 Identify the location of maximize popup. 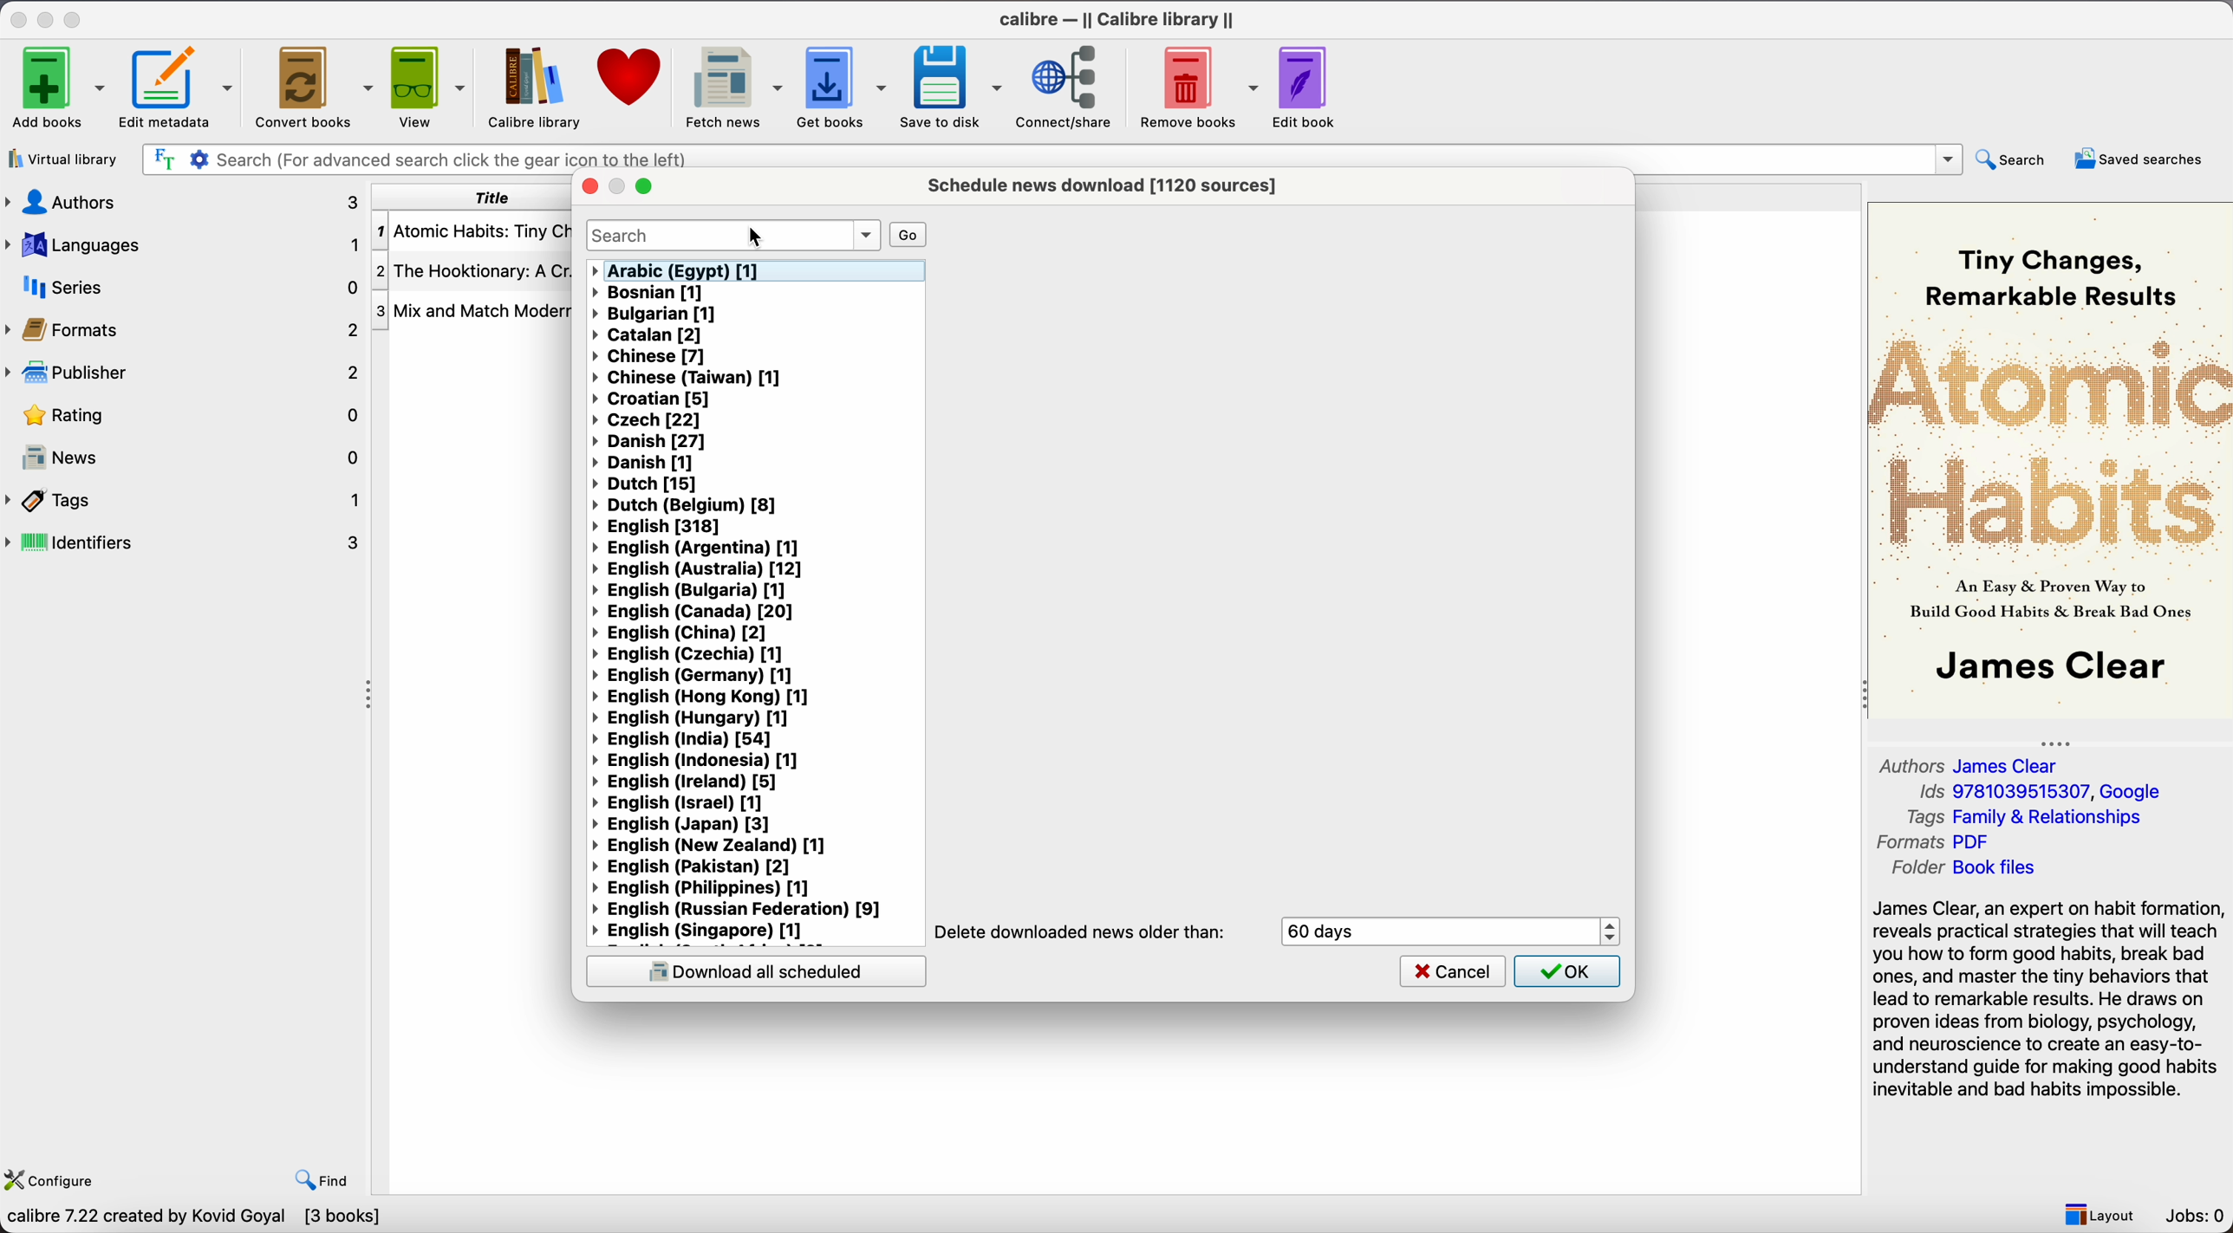
(643, 187).